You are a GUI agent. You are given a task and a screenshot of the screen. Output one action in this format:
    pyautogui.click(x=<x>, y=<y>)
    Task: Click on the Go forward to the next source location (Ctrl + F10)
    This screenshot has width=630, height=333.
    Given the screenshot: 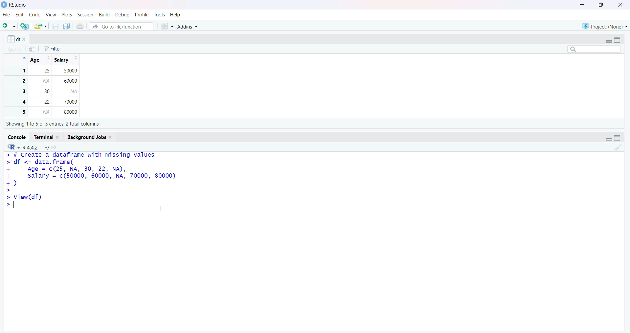 What is the action you would take?
    pyautogui.click(x=21, y=49)
    